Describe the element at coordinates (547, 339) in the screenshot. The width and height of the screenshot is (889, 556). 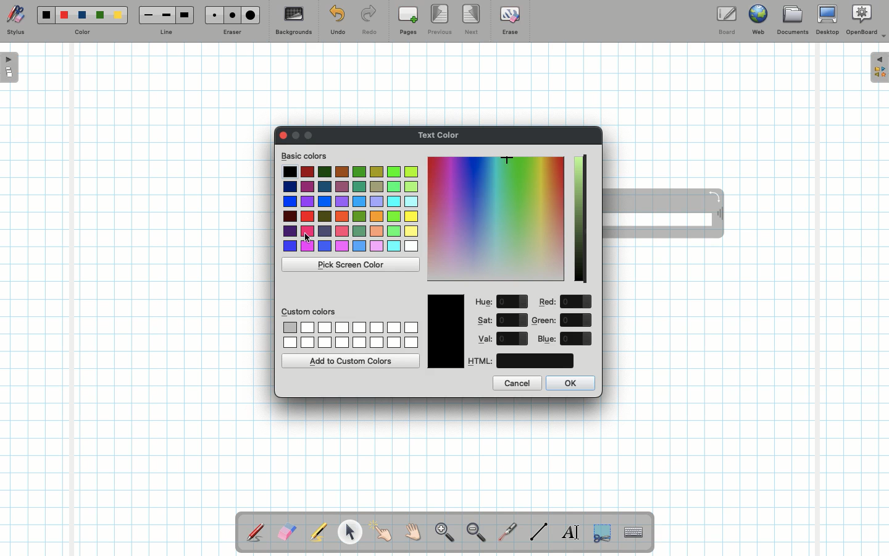
I see `Blue` at that location.